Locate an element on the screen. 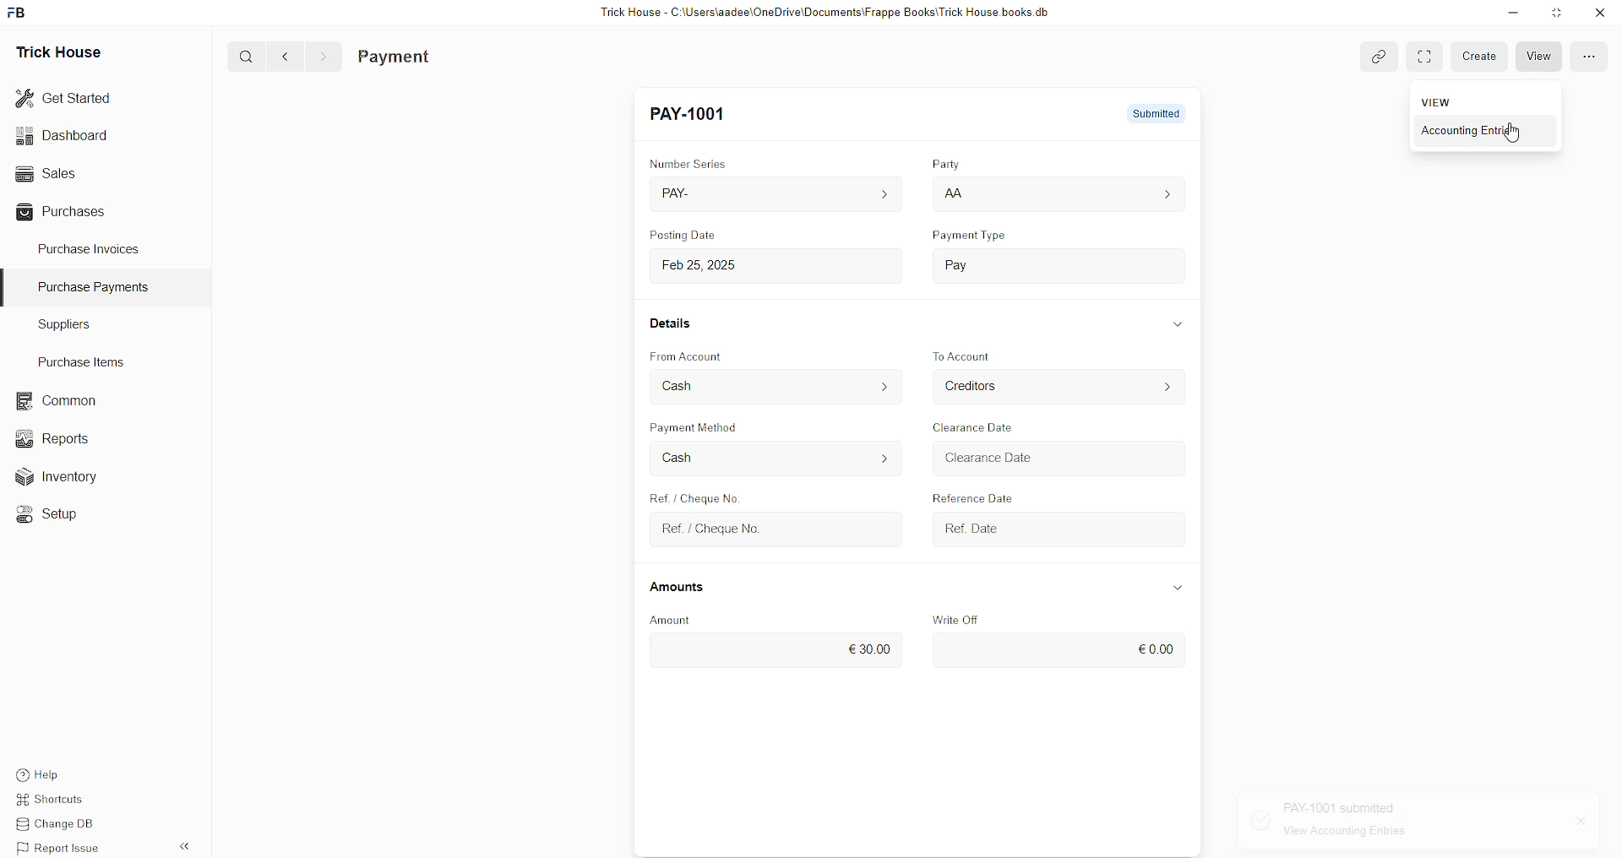  Purchase Invoice is located at coordinates (436, 57).